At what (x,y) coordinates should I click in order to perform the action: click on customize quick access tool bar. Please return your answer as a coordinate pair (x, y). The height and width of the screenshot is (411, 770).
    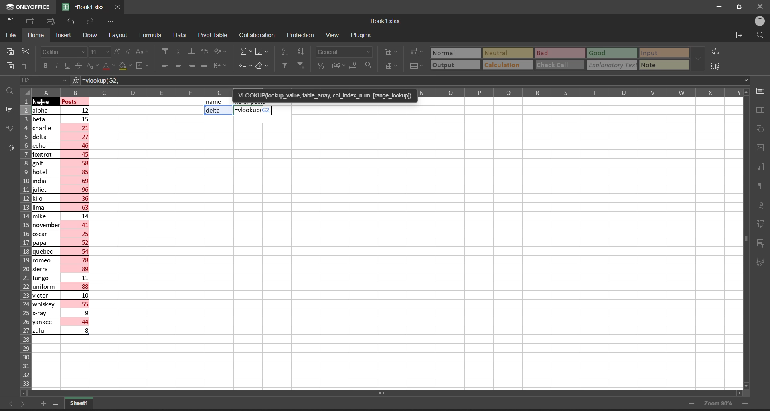
    Looking at the image, I should click on (111, 20).